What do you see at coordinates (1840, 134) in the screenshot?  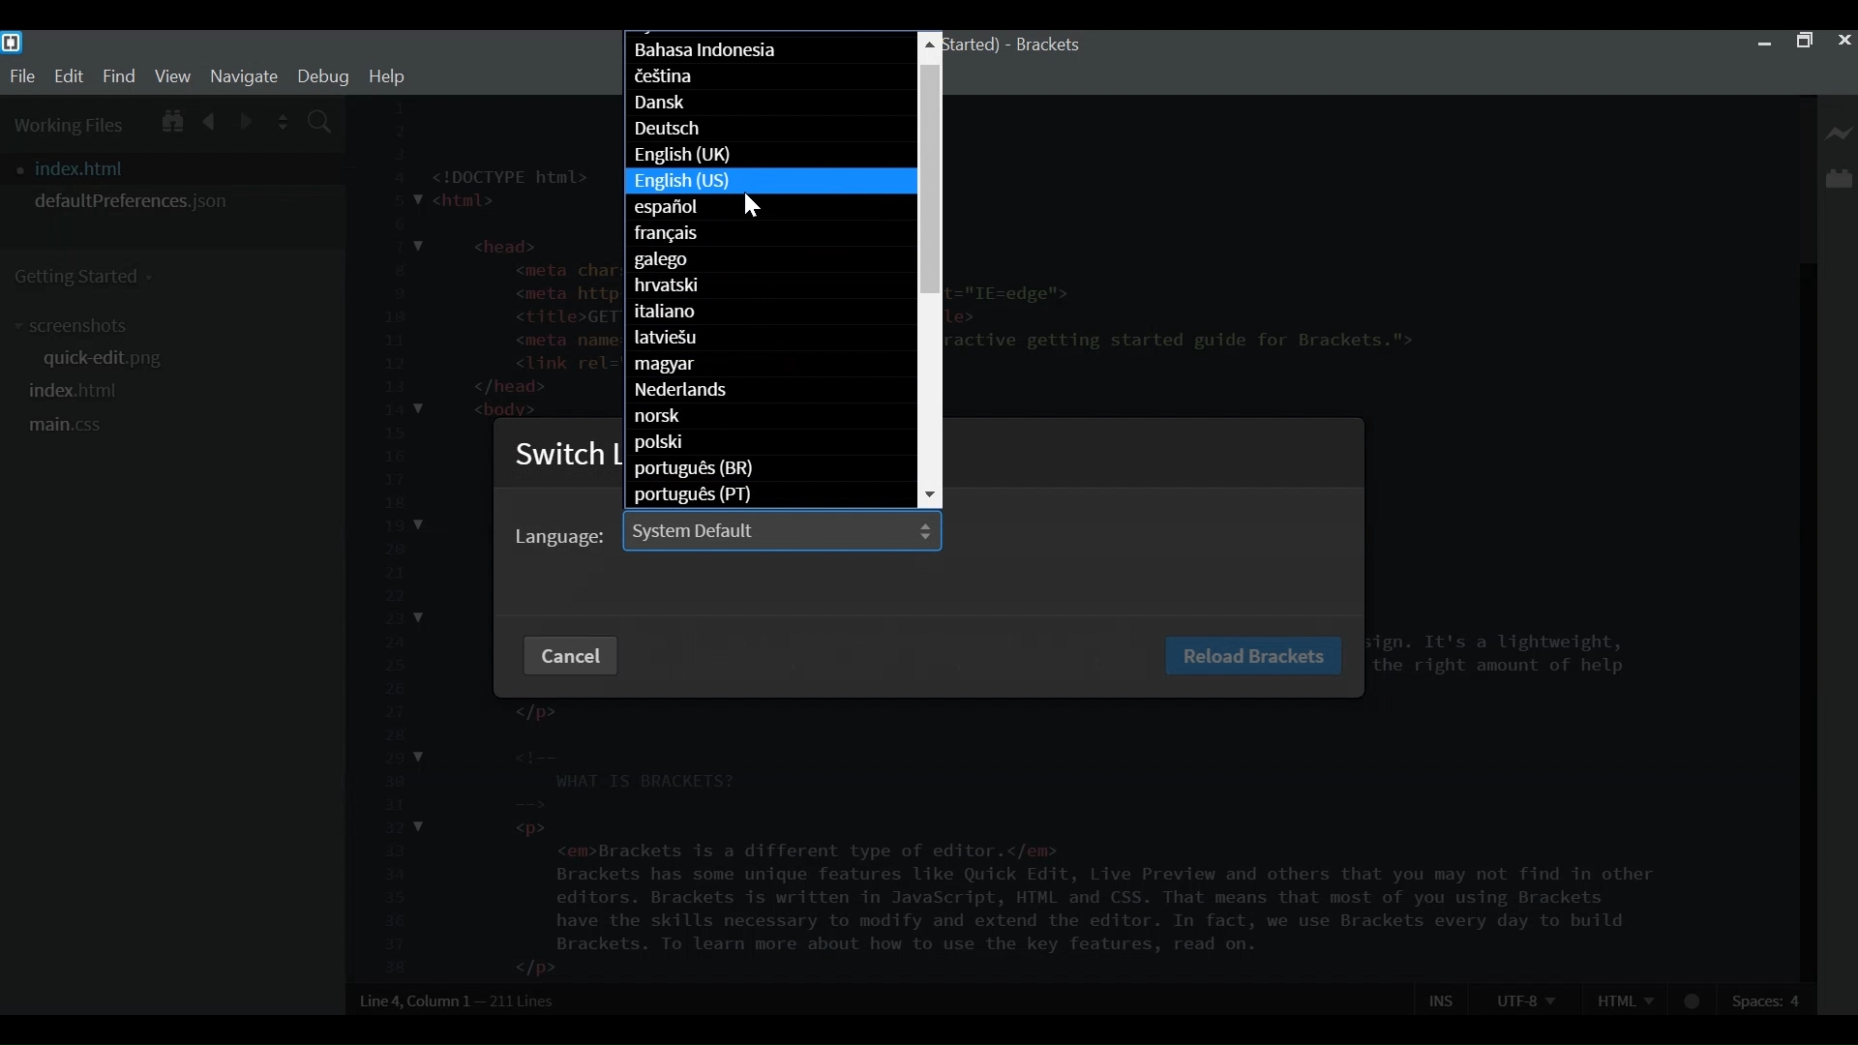 I see `Live Preview` at bounding box center [1840, 134].